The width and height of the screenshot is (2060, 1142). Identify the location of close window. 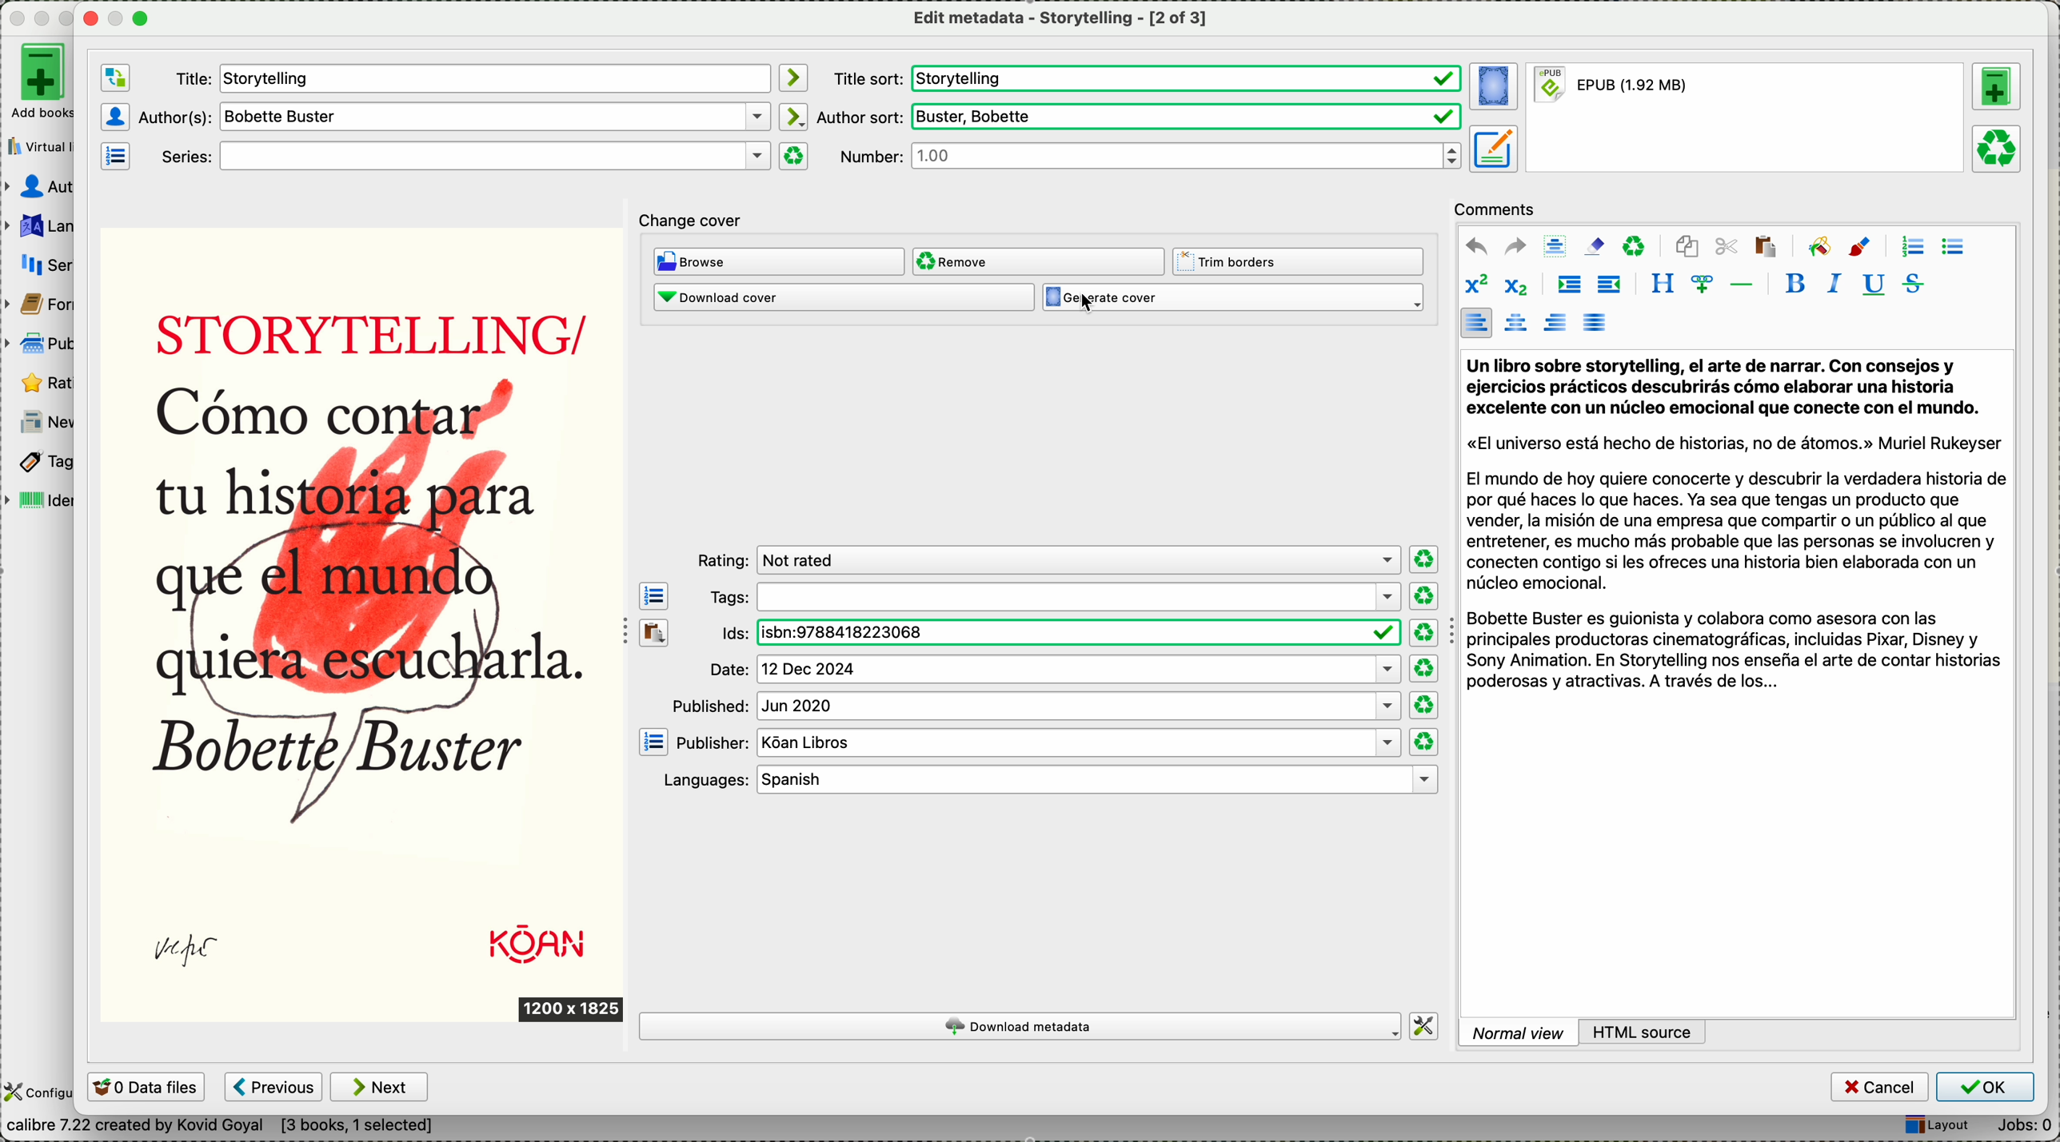
(86, 19).